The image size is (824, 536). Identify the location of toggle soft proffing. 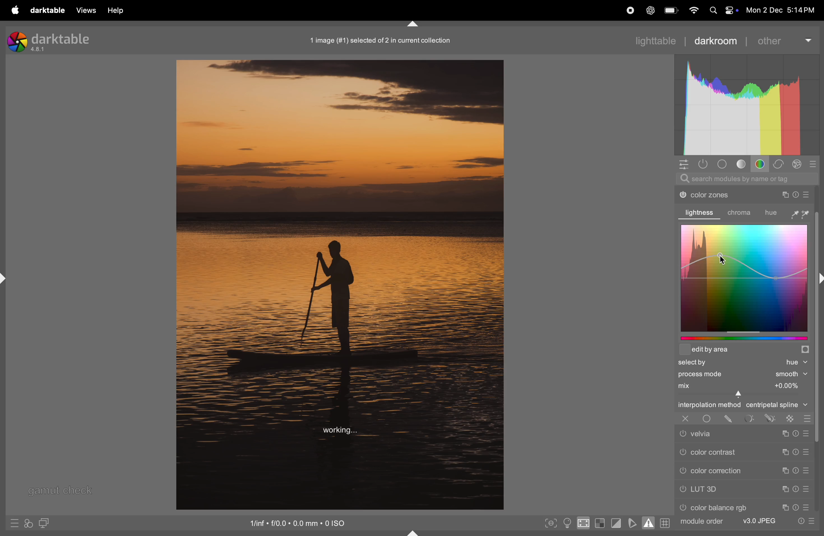
(634, 522).